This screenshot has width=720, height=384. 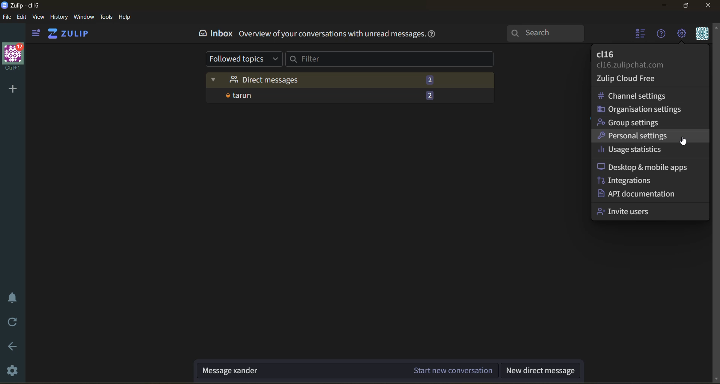 What do you see at coordinates (353, 79) in the screenshot?
I see `direct messages (2)` at bounding box center [353, 79].